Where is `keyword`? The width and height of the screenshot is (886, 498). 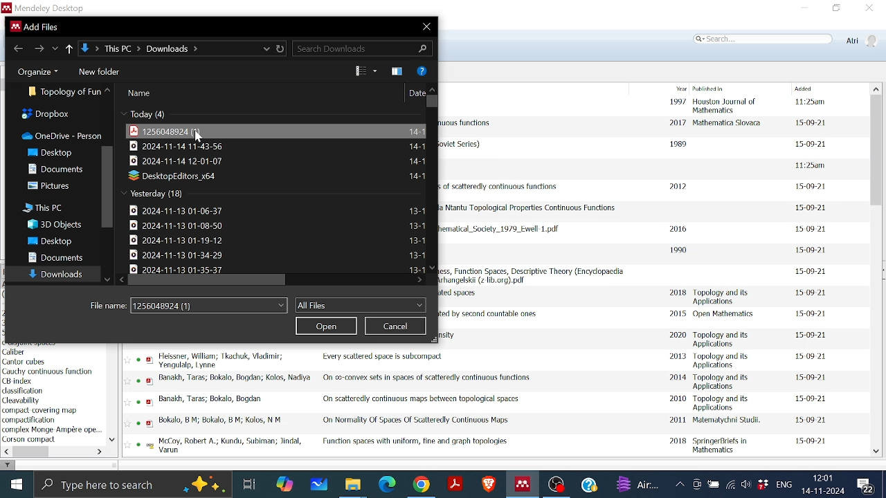 keyword is located at coordinates (19, 352).